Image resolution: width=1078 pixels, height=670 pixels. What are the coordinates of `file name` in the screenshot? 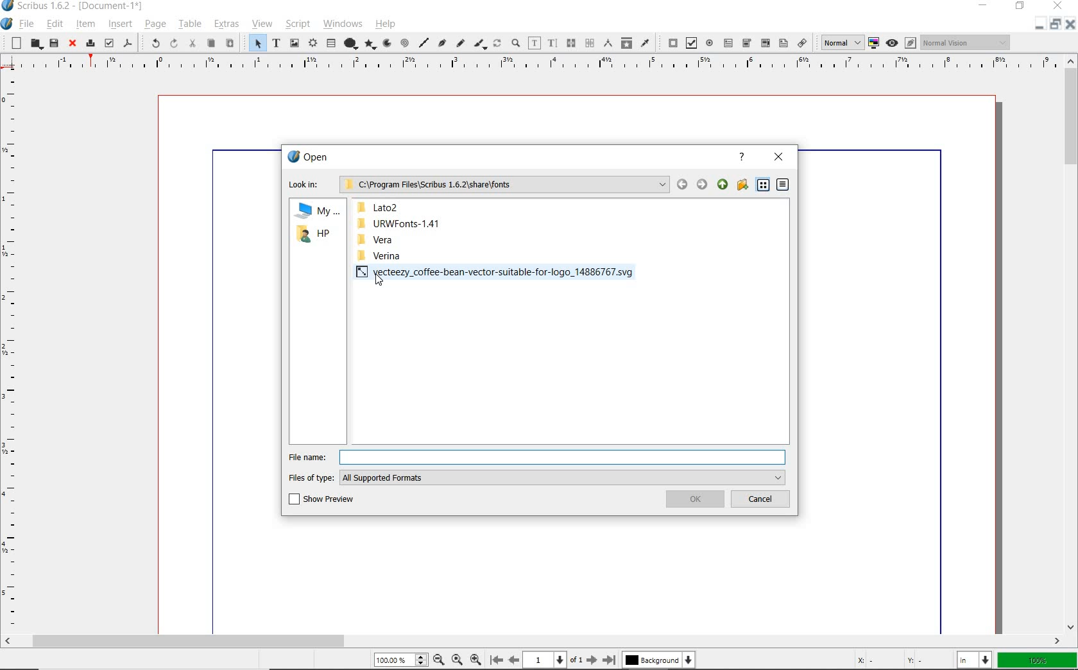 It's located at (536, 458).